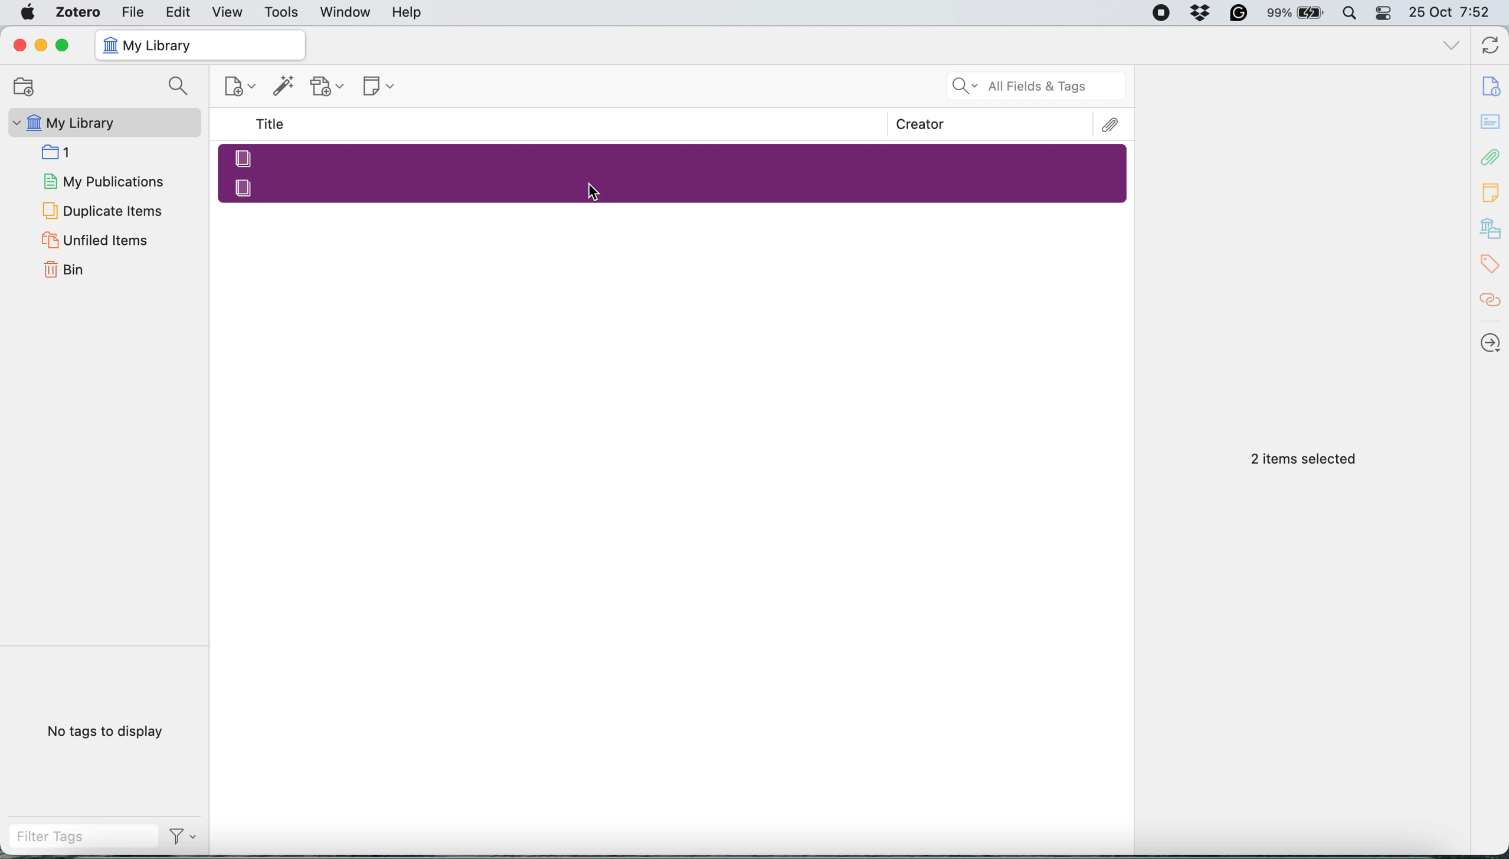 This screenshot has width=1509, height=859. What do you see at coordinates (1492, 300) in the screenshot?
I see `Citations` at bounding box center [1492, 300].